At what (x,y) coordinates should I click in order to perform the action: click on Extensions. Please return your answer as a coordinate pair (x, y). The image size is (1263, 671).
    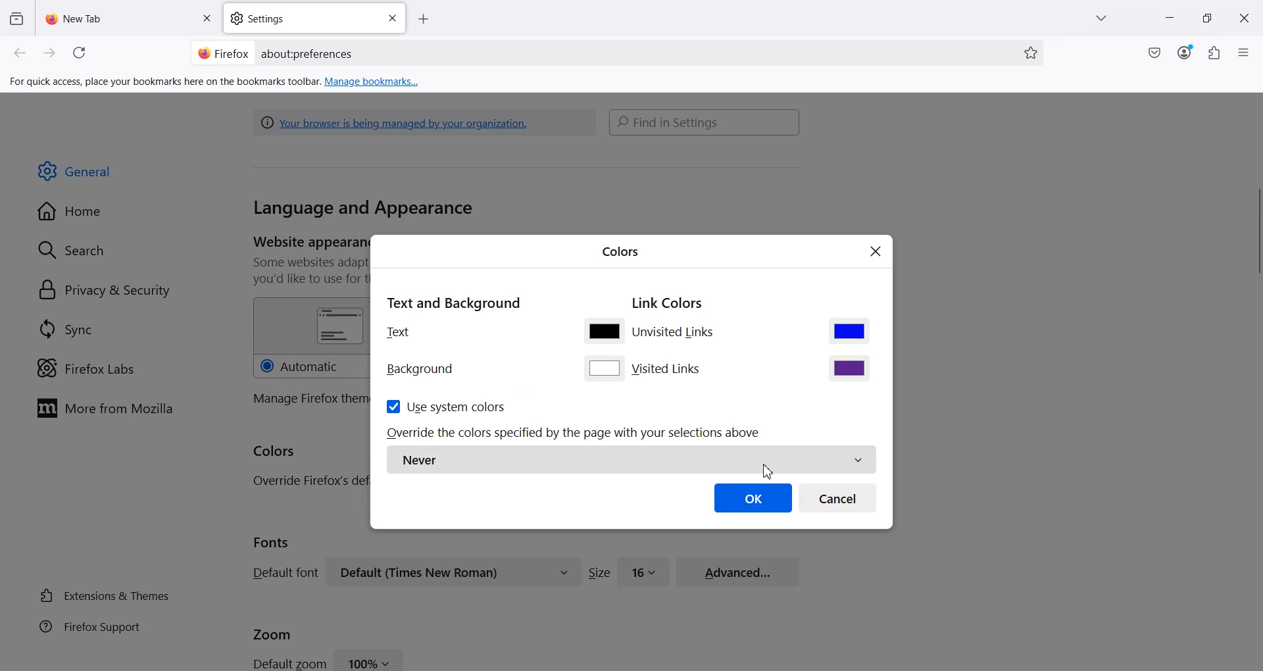
    Looking at the image, I should click on (1215, 53).